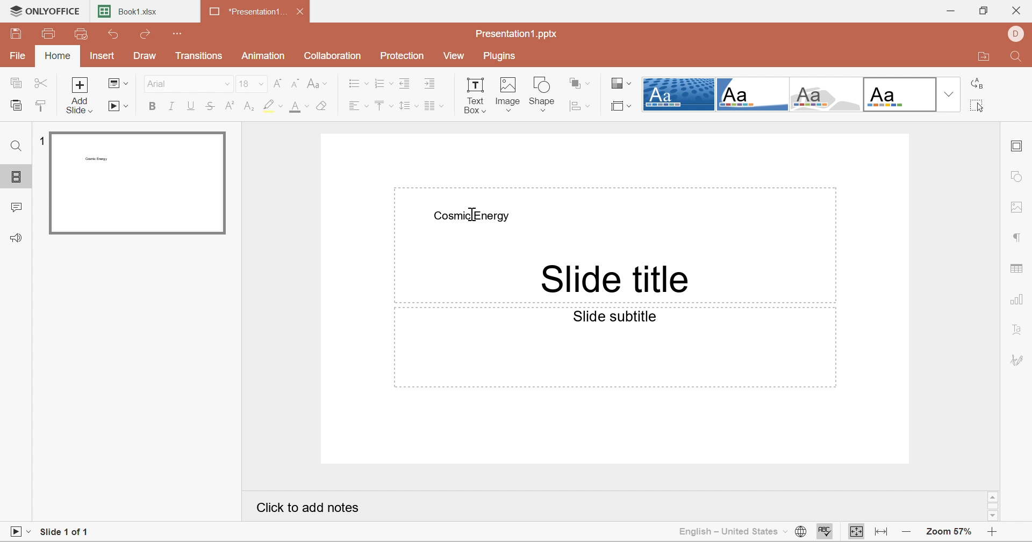 The height and width of the screenshot is (542, 1032). Describe the element at coordinates (171, 107) in the screenshot. I see `Italic` at that location.